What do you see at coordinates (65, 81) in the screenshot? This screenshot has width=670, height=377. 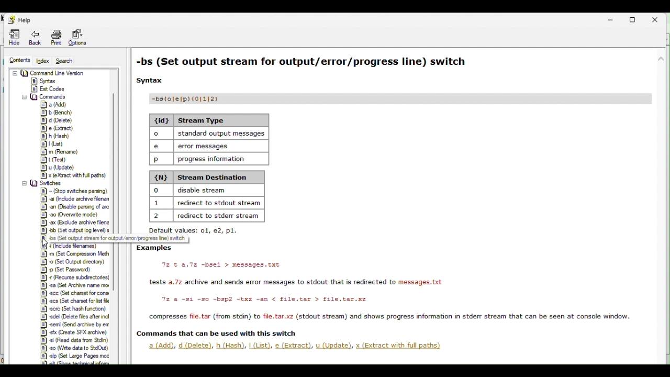 I see `Command Line Version` at bounding box center [65, 81].